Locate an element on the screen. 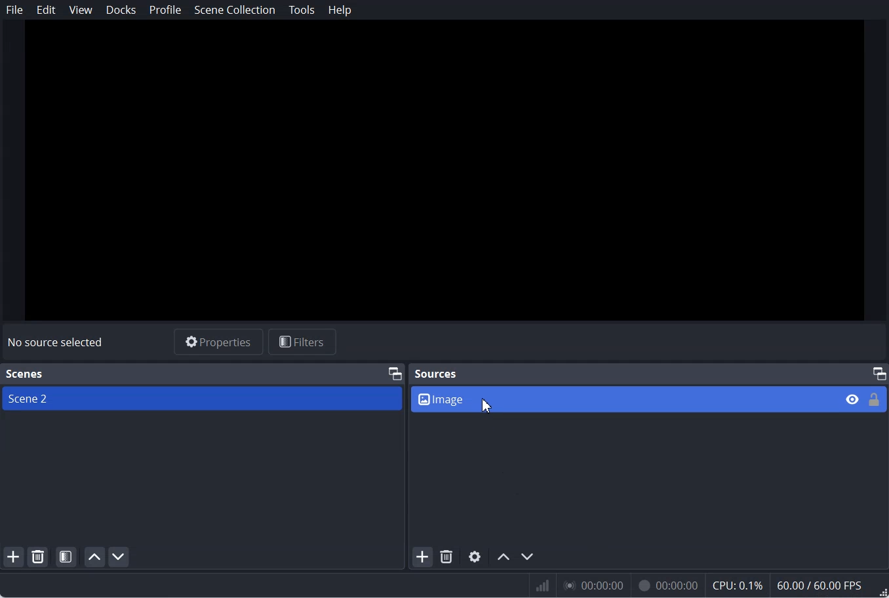 This screenshot has width=889, height=598. Open Scene Filter is located at coordinates (66, 557).